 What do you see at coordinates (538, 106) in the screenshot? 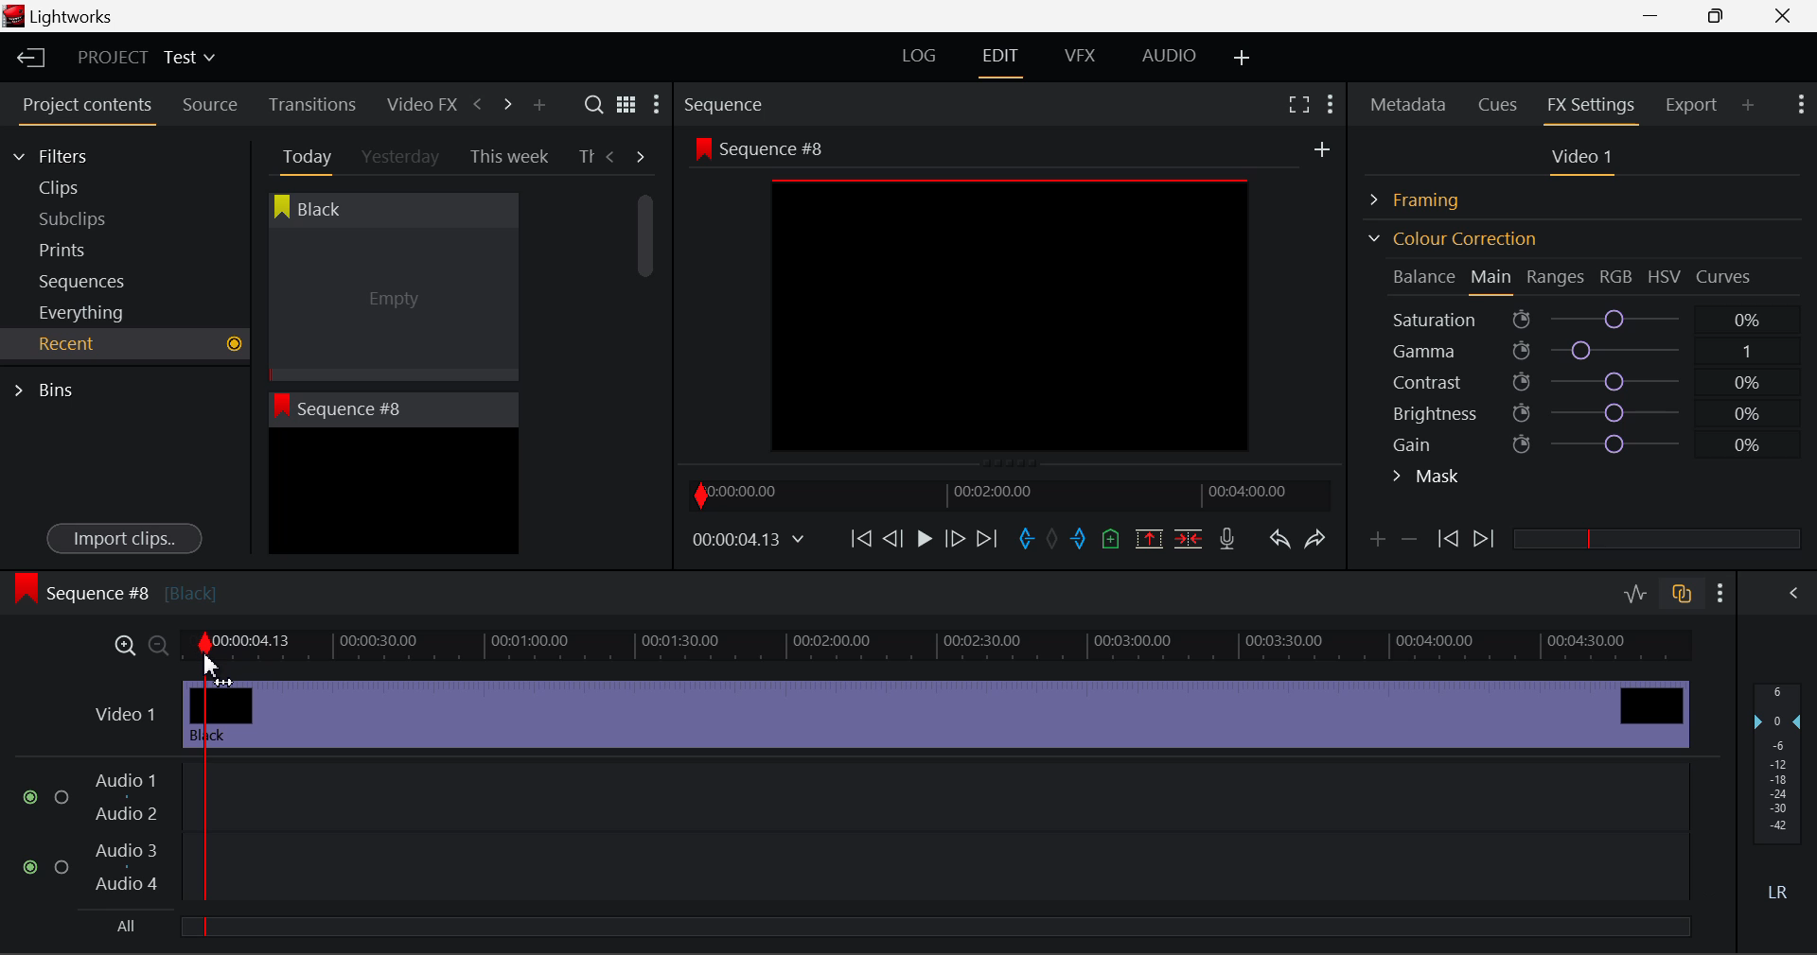
I see `Add Panel` at bounding box center [538, 106].